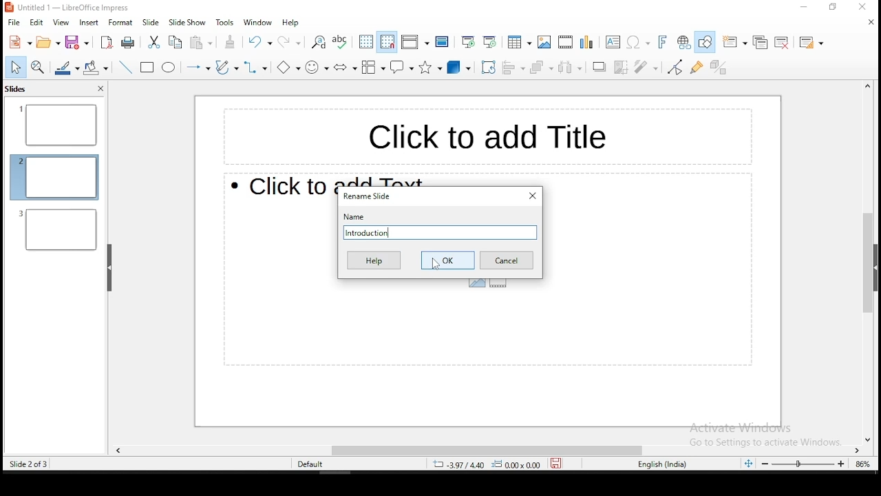 The width and height of the screenshot is (881, 496). Describe the element at coordinates (559, 463) in the screenshot. I see `save` at that location.